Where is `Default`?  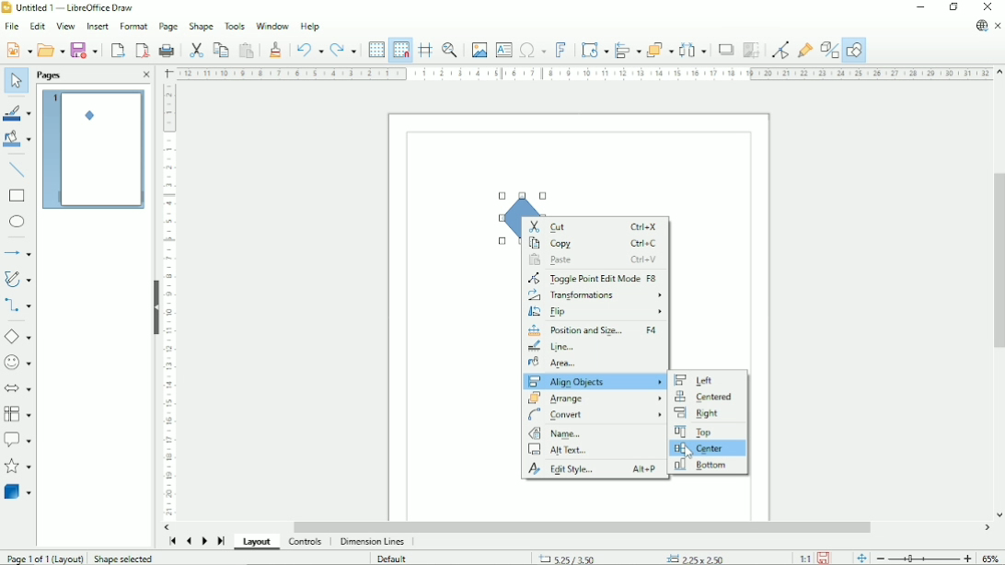 Default is located at coordinates (393, 559).